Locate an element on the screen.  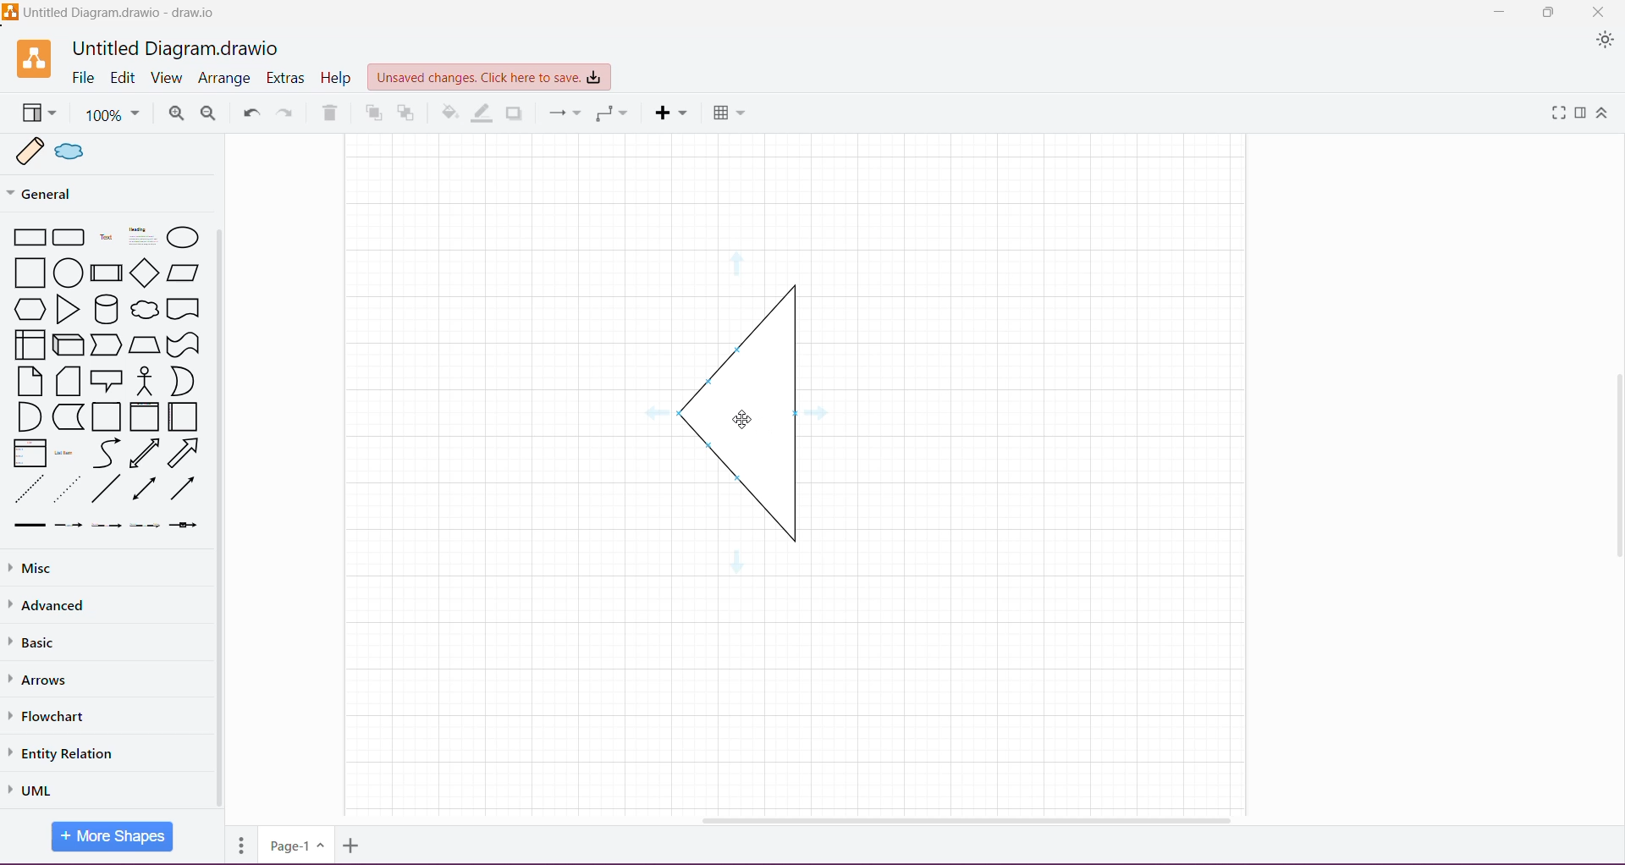
Fullscreen is located at coordinates (1559, 113).